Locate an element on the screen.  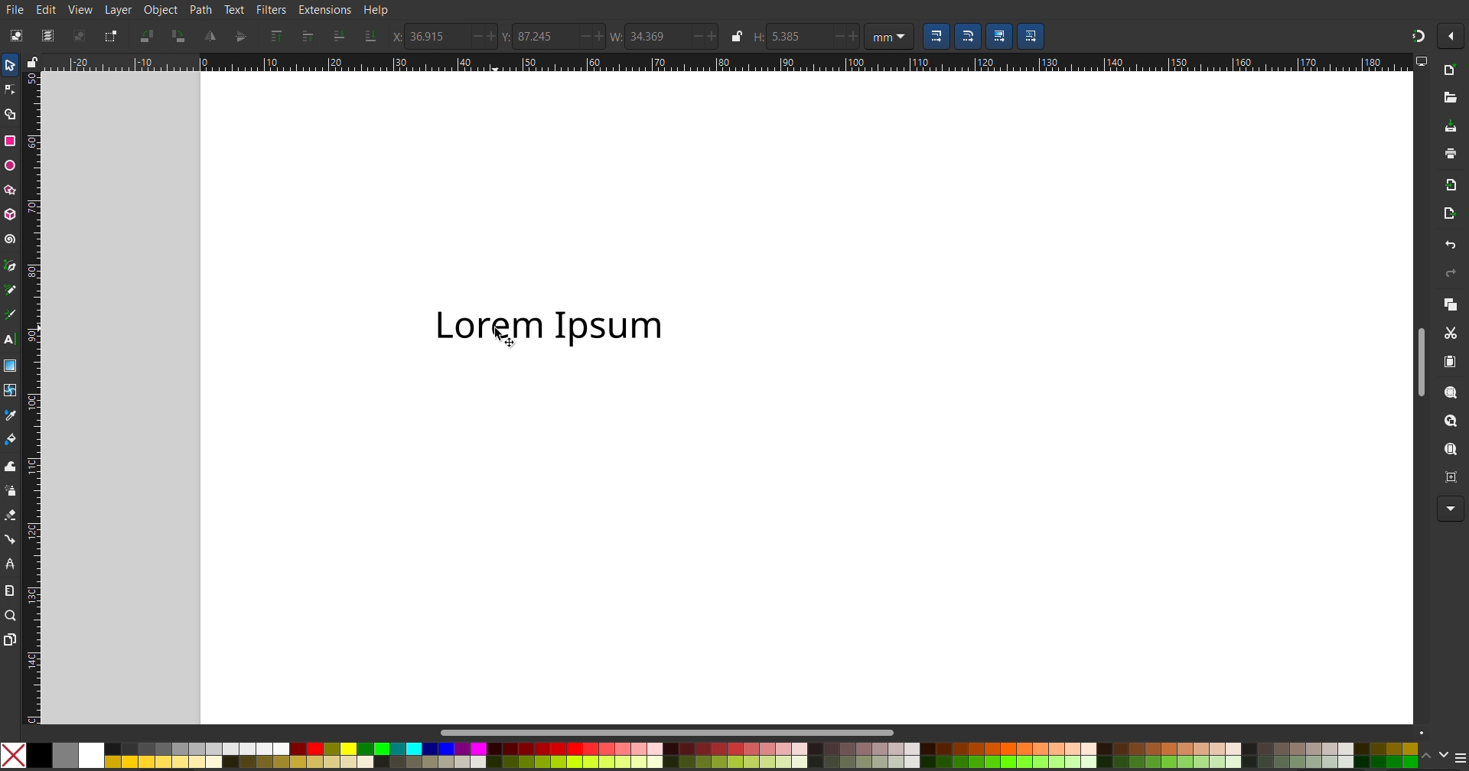
Cursor is located at coordinates (503, 337).